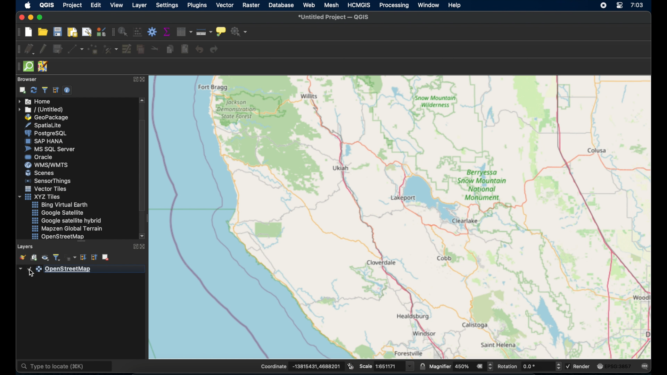  What do you see at coordinates (141, 50) in the screenshot?
I see `delete. selected` at bounding box center [141, 50].